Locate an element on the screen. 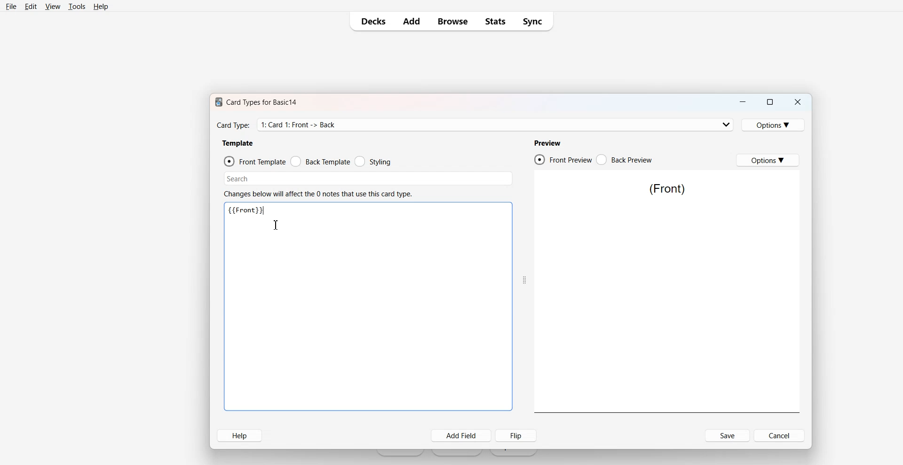  Save is located at coordinates (728, 436).